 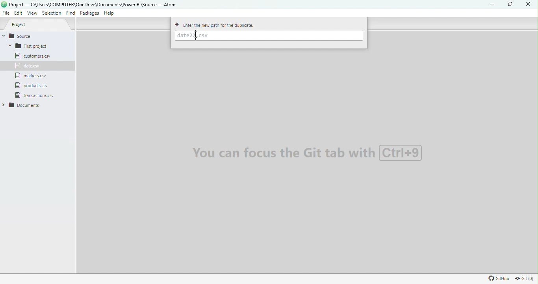 I want to click on Selection, so click(x=52, y=13).